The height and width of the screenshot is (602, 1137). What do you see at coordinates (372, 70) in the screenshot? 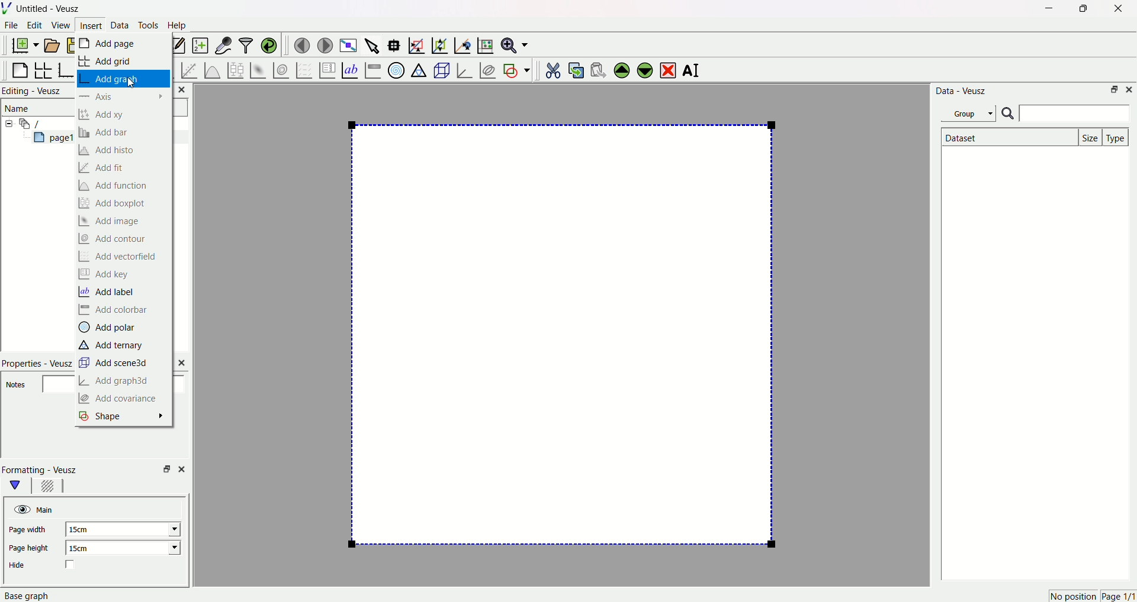
I see `image color bar` at bounding box center [372, 70].